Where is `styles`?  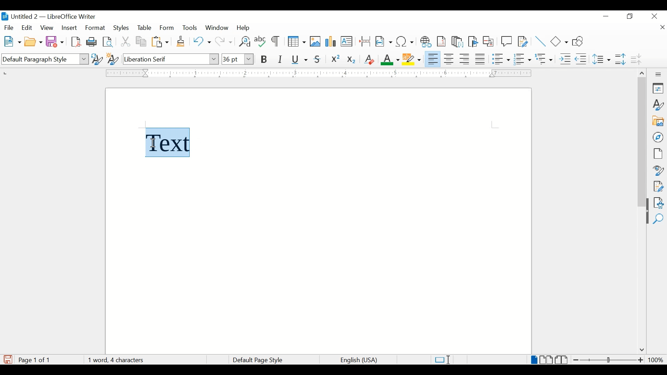 styles is located at coordinates (122, 28).